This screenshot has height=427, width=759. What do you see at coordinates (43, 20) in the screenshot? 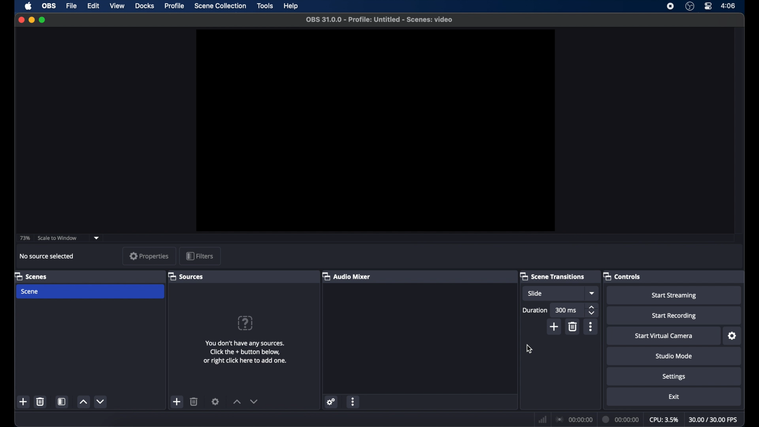
I see `maximize` at bounding box center [43, 20].